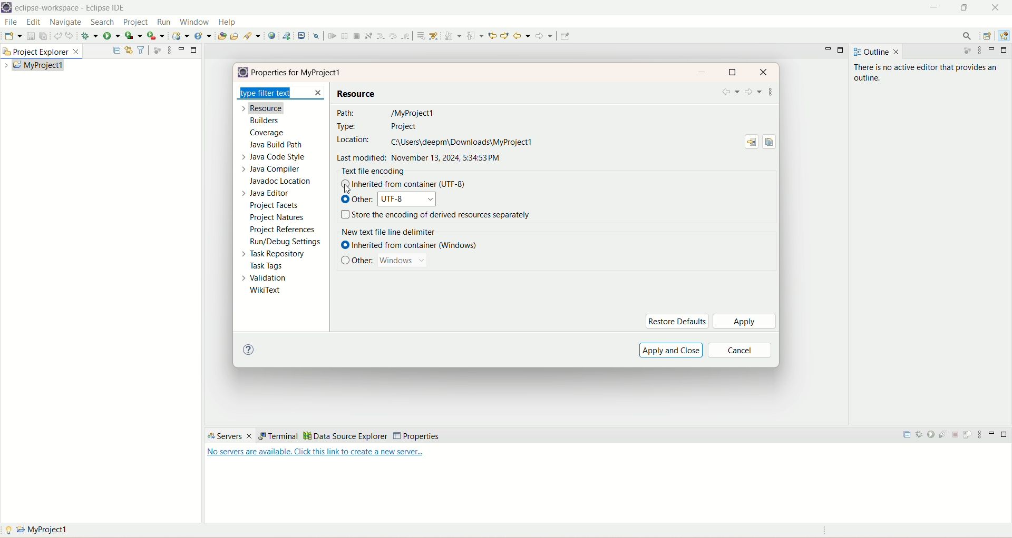 Image resolution: width=1012 pixels, height=538 pixels. Describe the element at coordinates (316, 454) in the screenshot. I see `text` at that location.